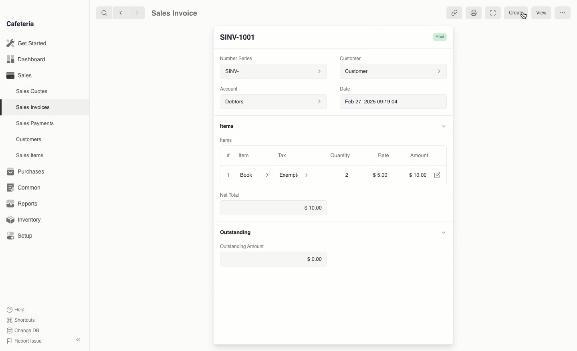 Image resolution: width=577 pixels, height=351 pixels. What do you see at coordinates (238, 37) in the screenshot?
I see `SINV-1001` at bounding box center [238, 37].